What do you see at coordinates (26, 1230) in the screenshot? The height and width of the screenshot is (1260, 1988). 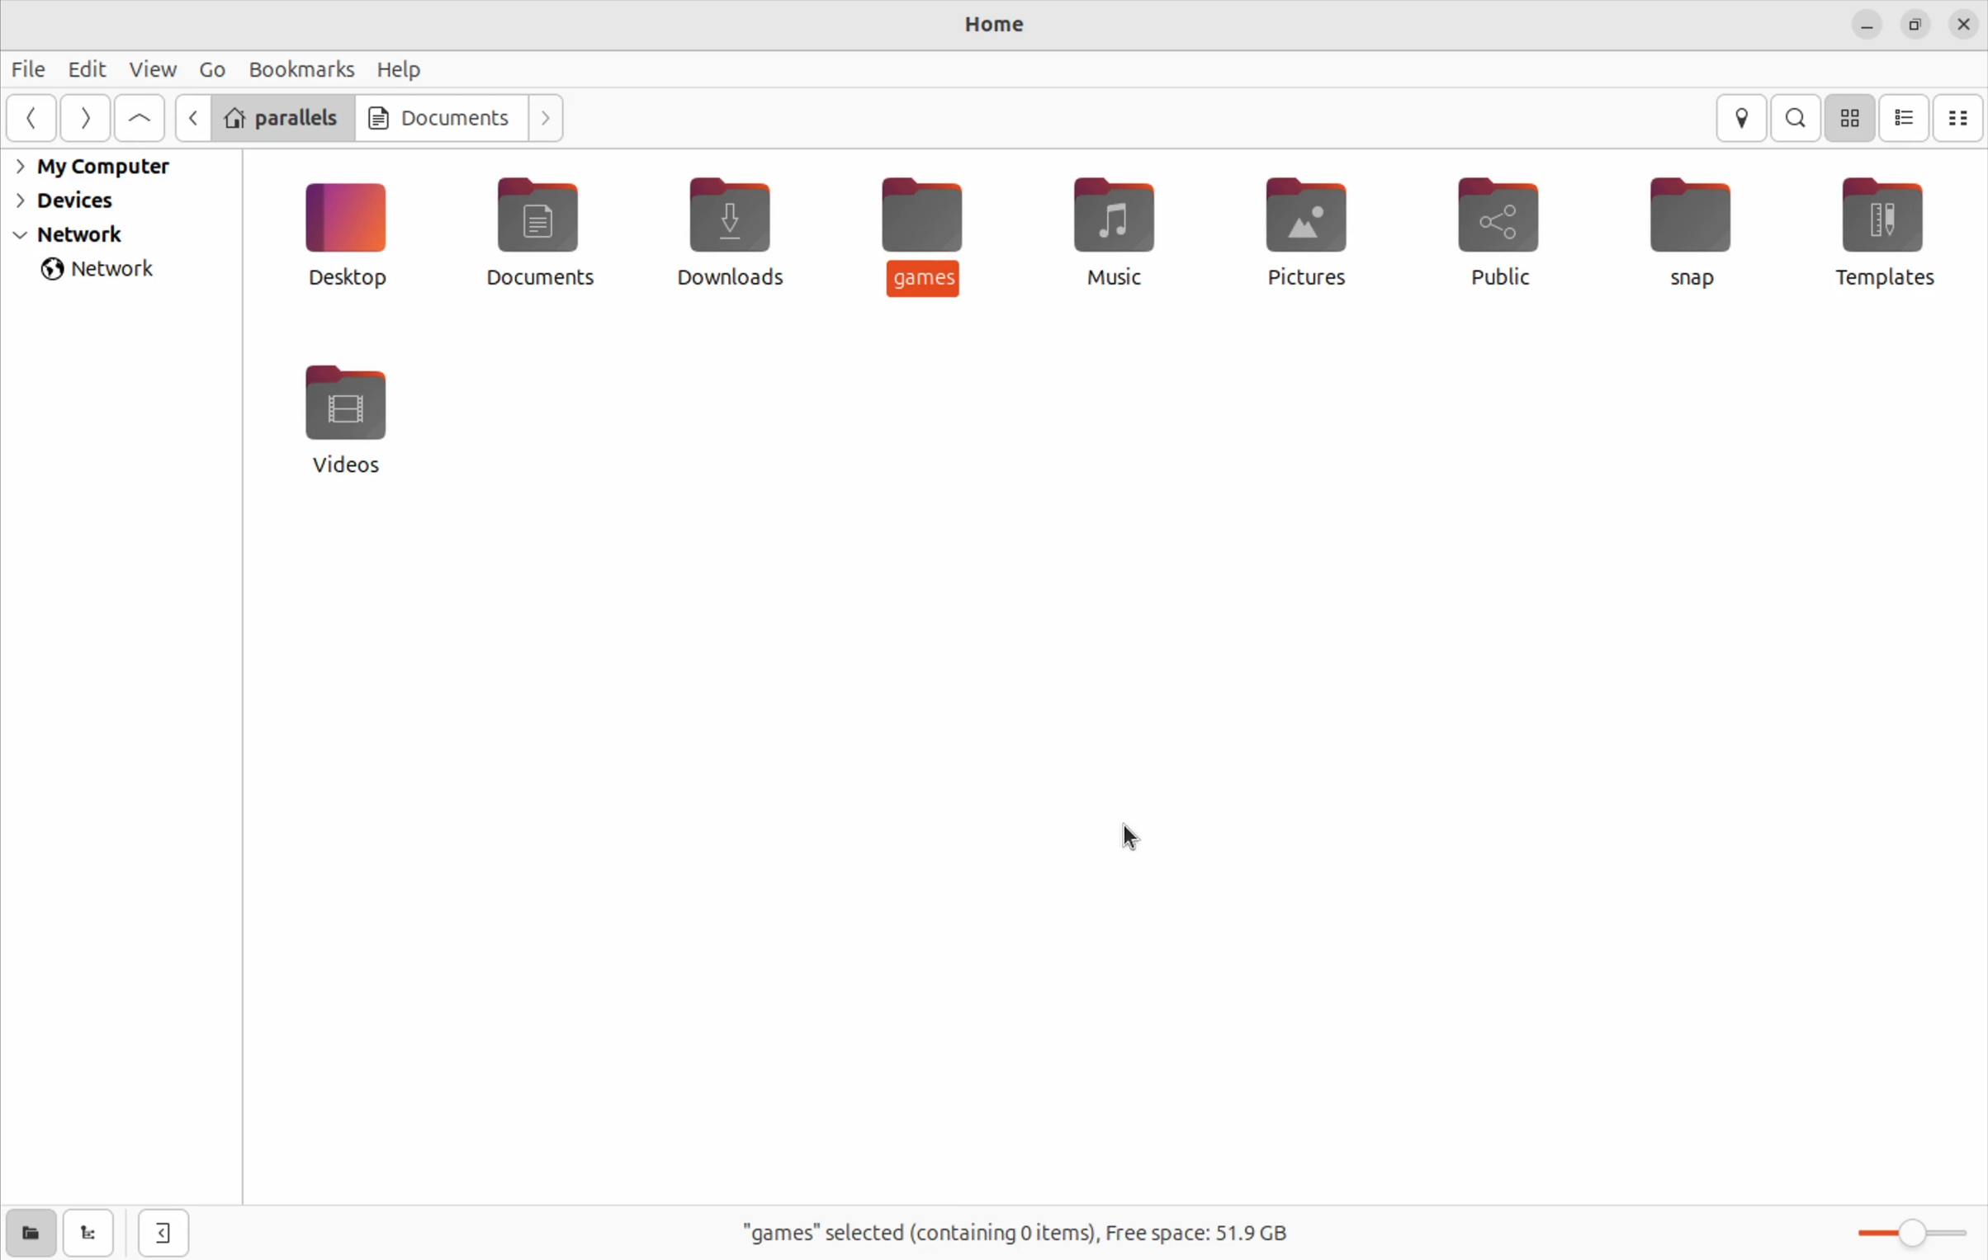 I see `show places` at bounding box center [26, 1230].